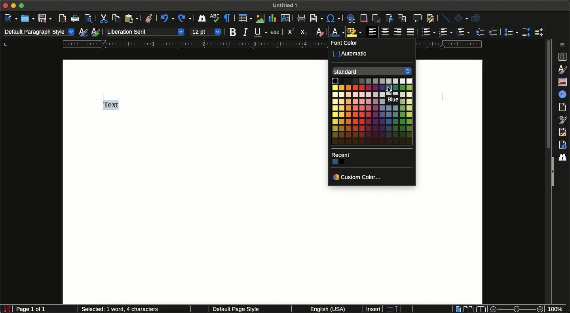 This screenshot has height=313, width=570. Describe the element at coordinates (538, 33) in the screenshot. I see `Decrease paragraph spacing` at that location.